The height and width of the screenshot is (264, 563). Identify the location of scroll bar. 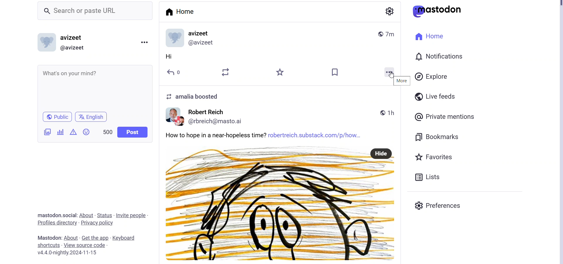
(560, 133).